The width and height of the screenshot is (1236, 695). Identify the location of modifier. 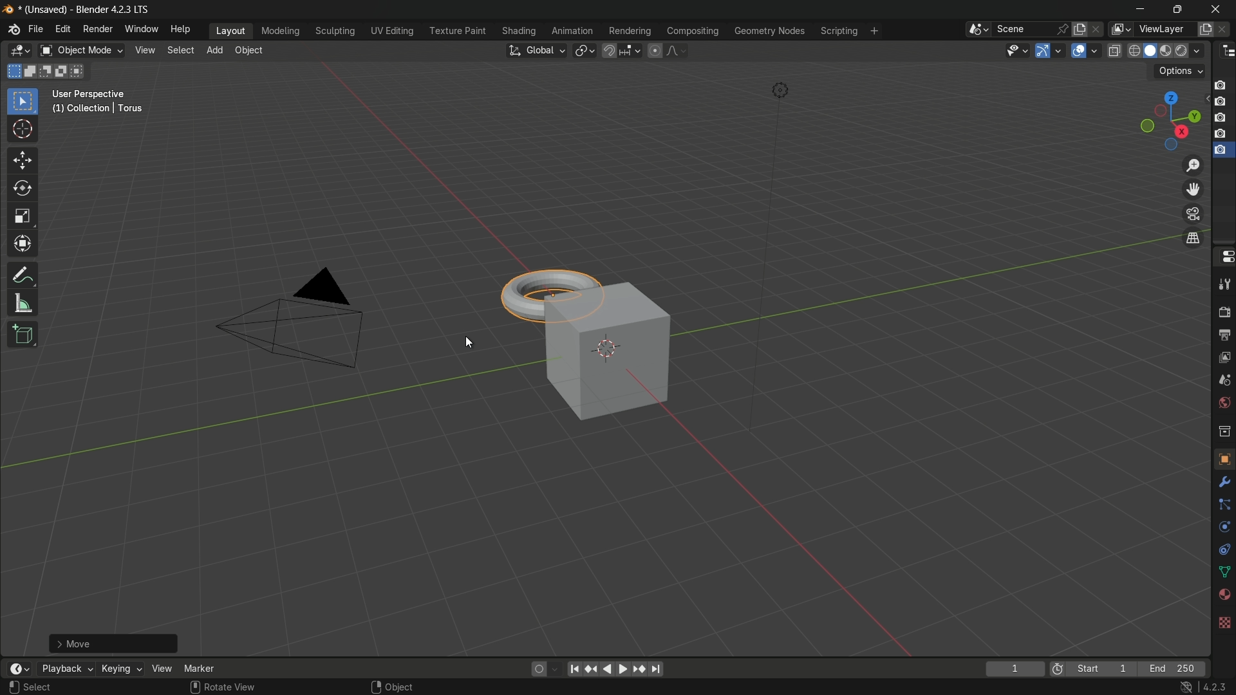
(1222, 482).